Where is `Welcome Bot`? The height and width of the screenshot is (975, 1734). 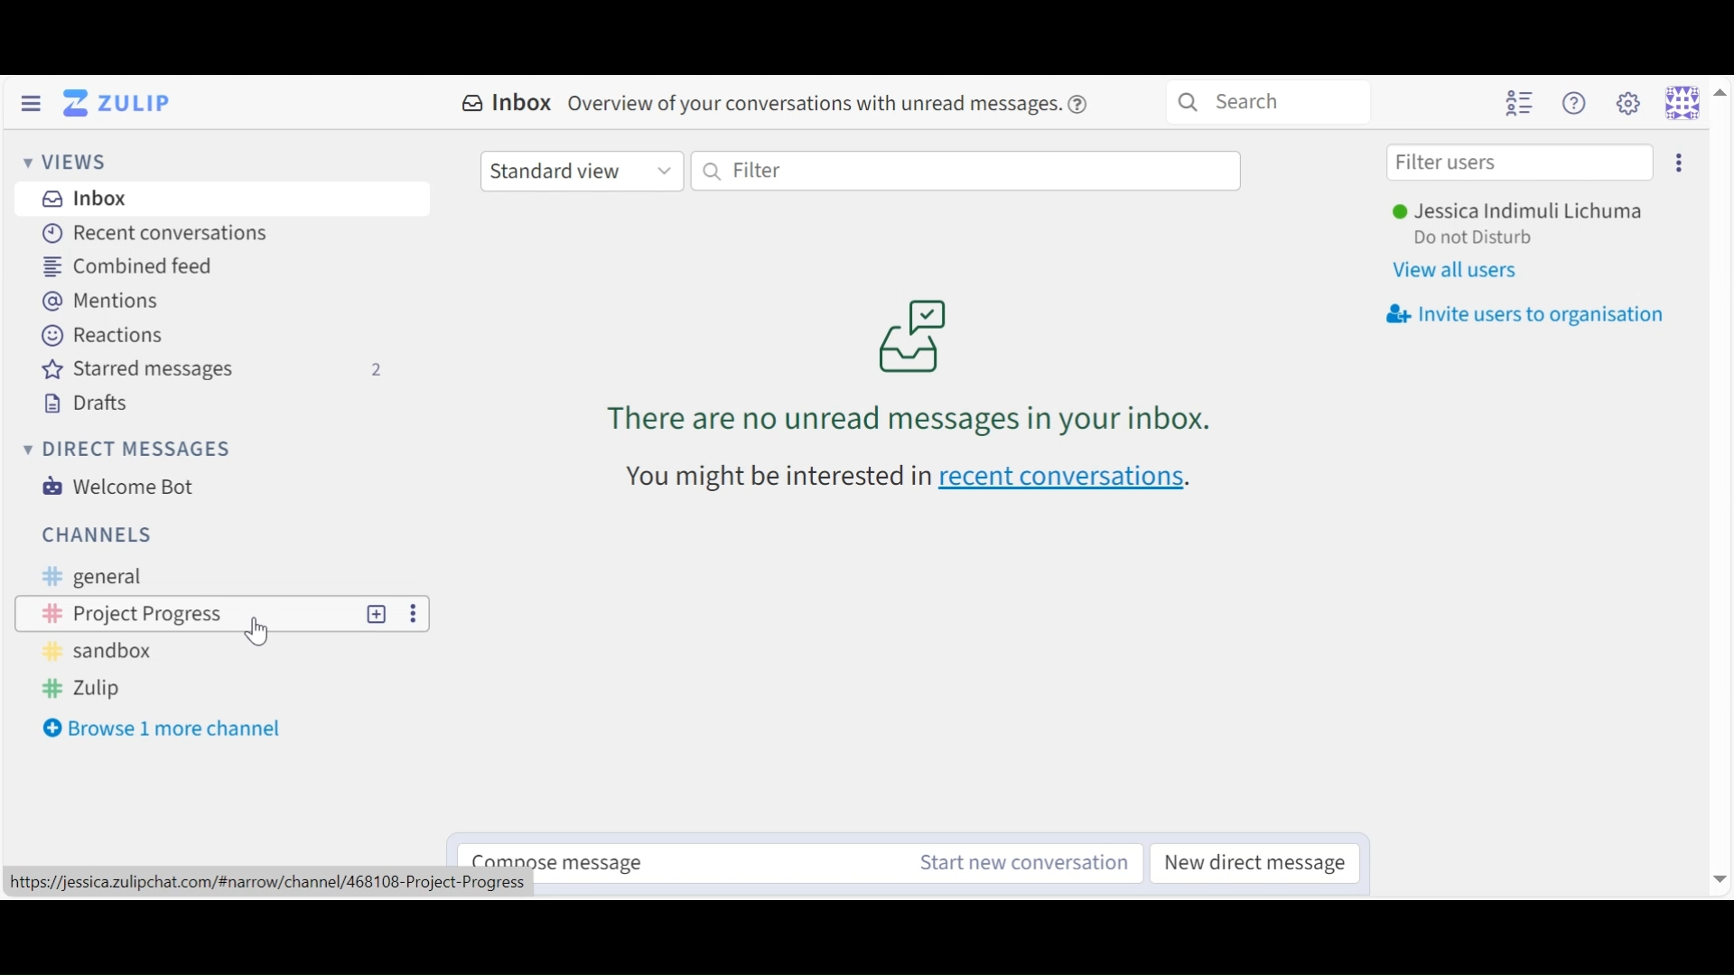 Welcome Bot is located at coordinates (116, 487).